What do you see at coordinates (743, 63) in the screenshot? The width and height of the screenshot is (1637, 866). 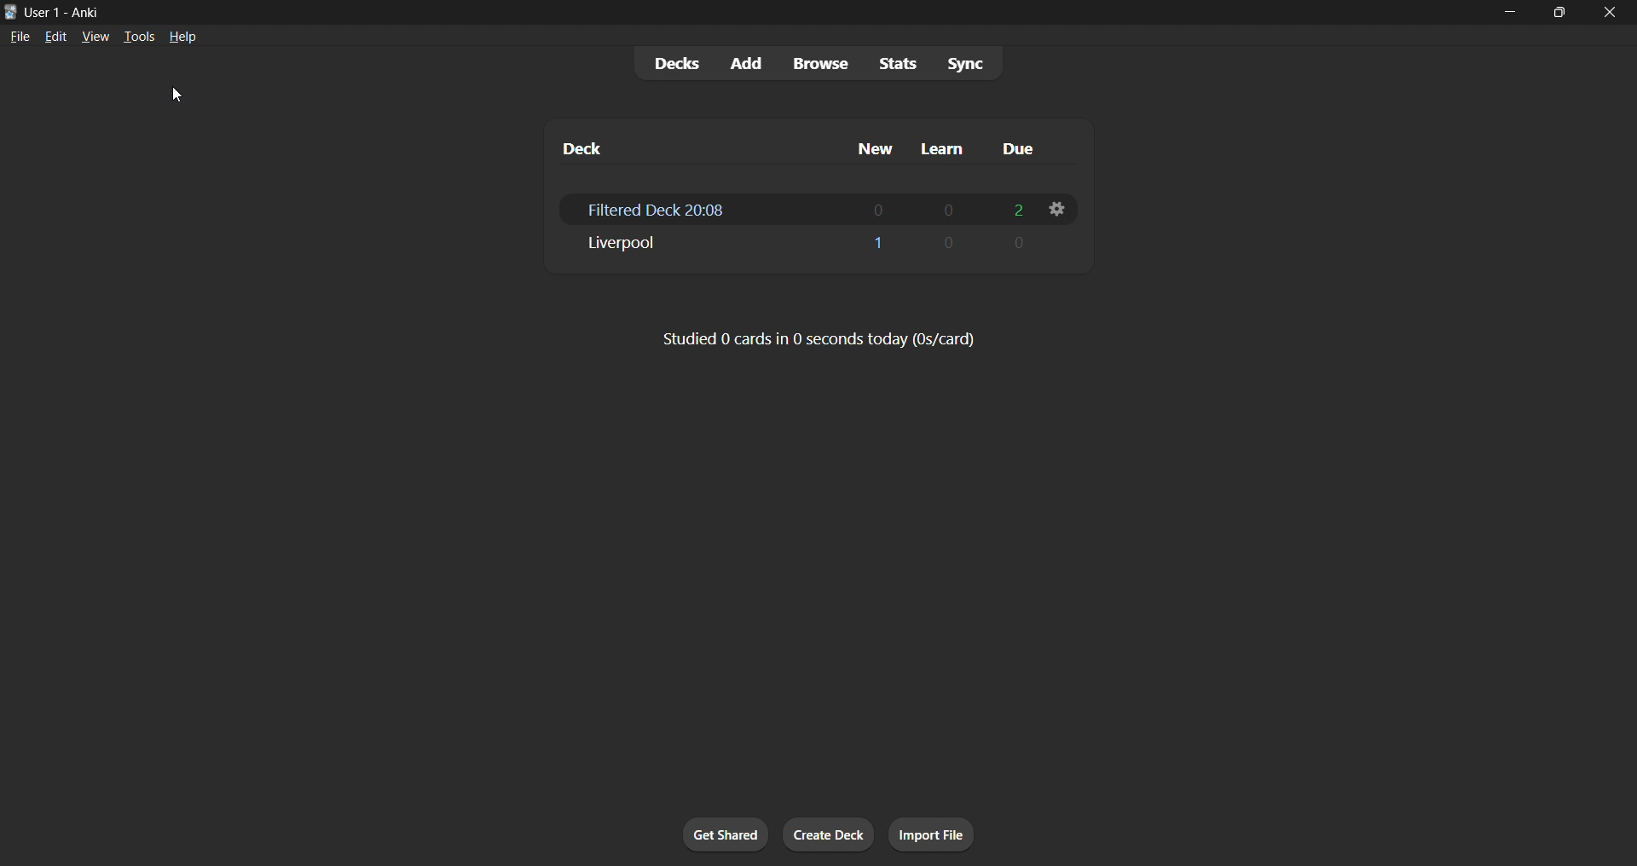 I see `add` at bounding box center [743, 63].